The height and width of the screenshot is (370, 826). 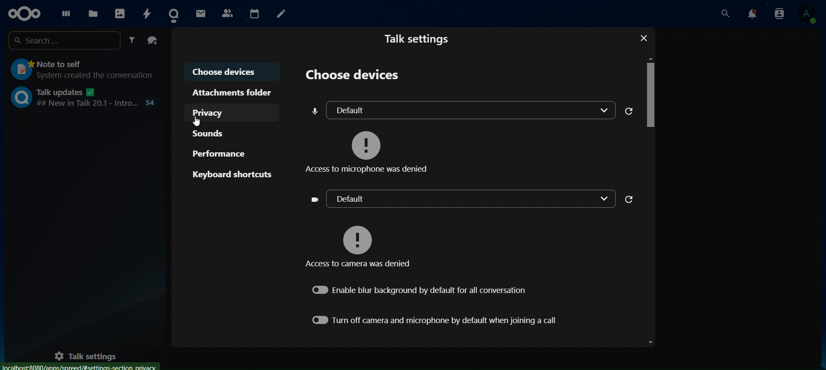 I want to click on sounds, so click(x=214, y=133).